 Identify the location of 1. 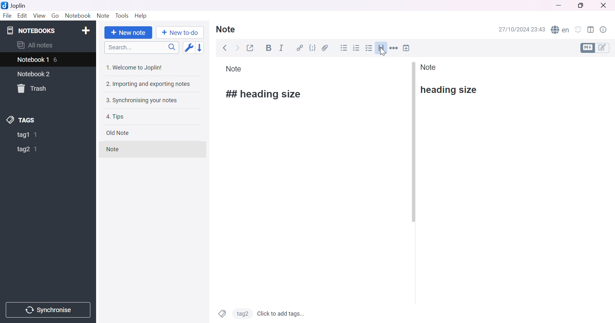
(37, 150).